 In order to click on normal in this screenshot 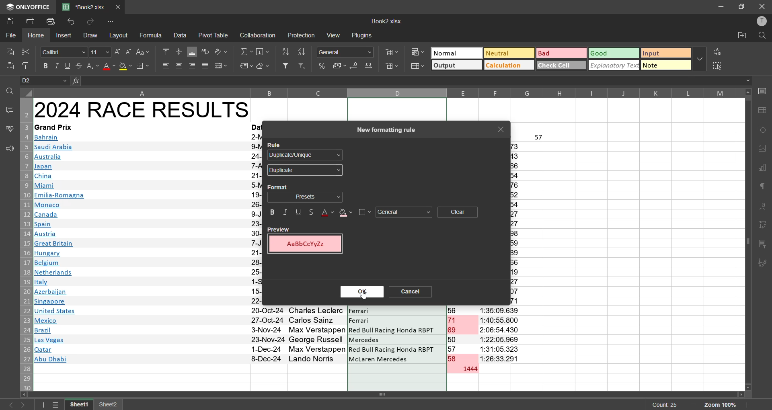, I will do `click(456, 53)`.